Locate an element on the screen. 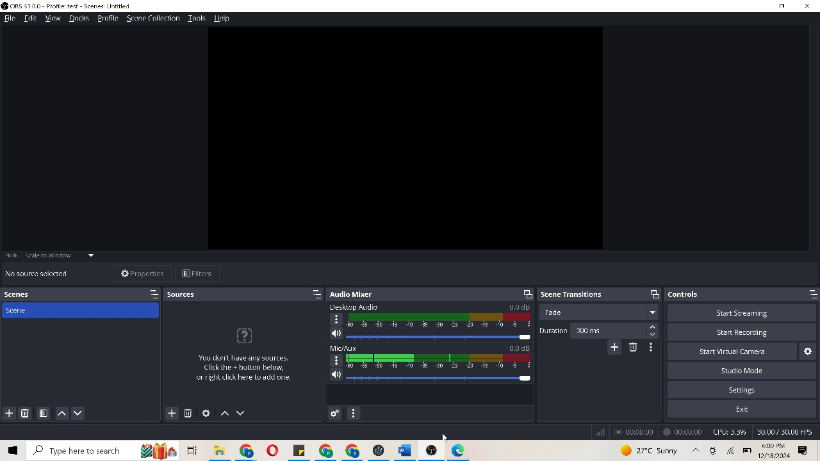  word is located at coordinates (411, 449).